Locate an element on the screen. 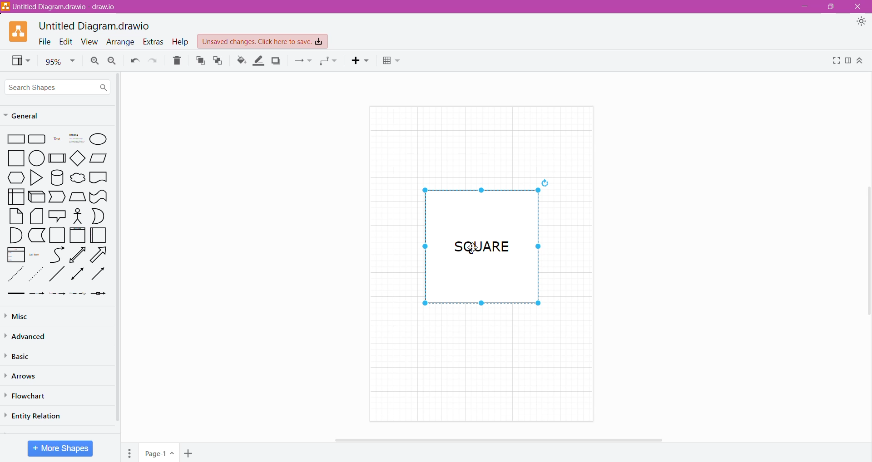  Stick Figure  is located at coordinates (78, 216).